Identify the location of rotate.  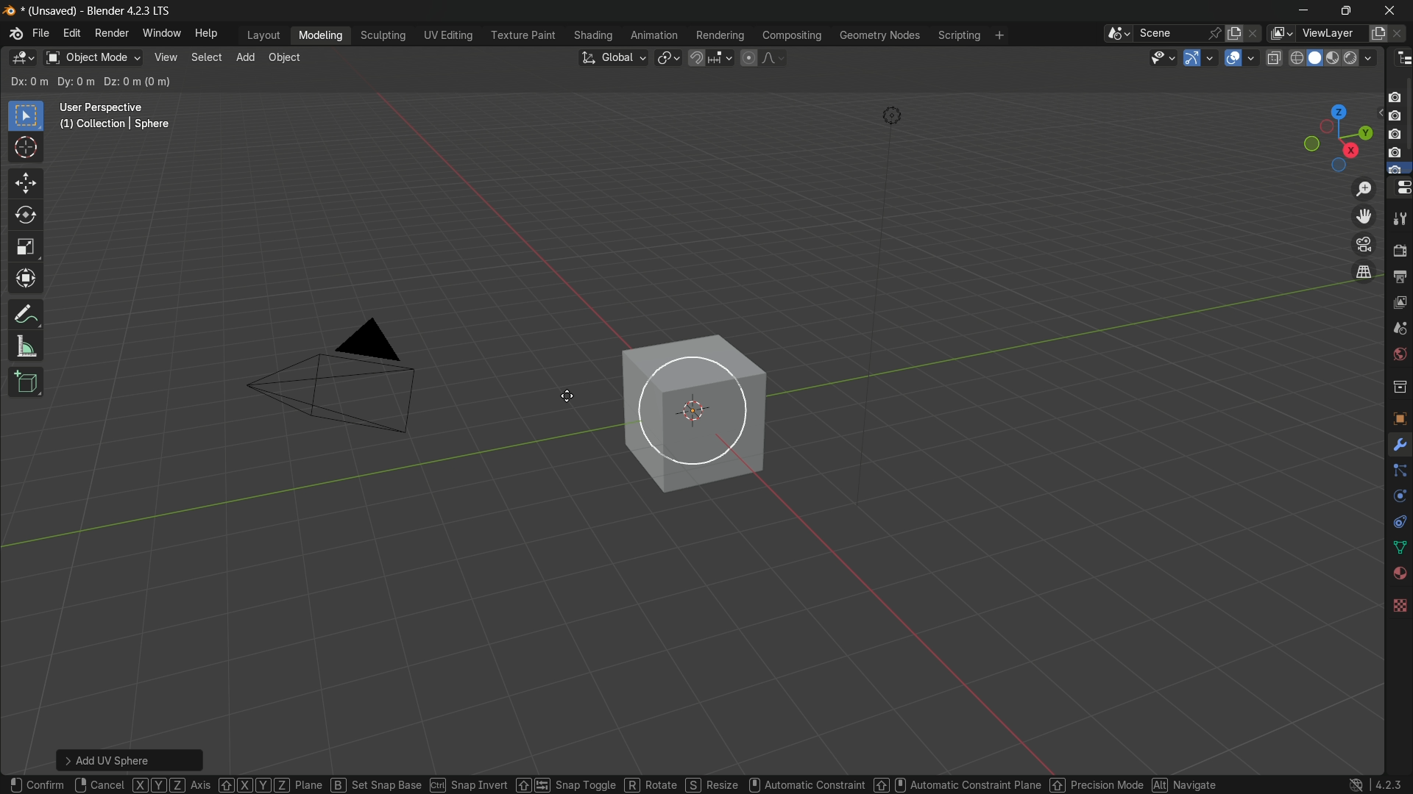
(28, 218).